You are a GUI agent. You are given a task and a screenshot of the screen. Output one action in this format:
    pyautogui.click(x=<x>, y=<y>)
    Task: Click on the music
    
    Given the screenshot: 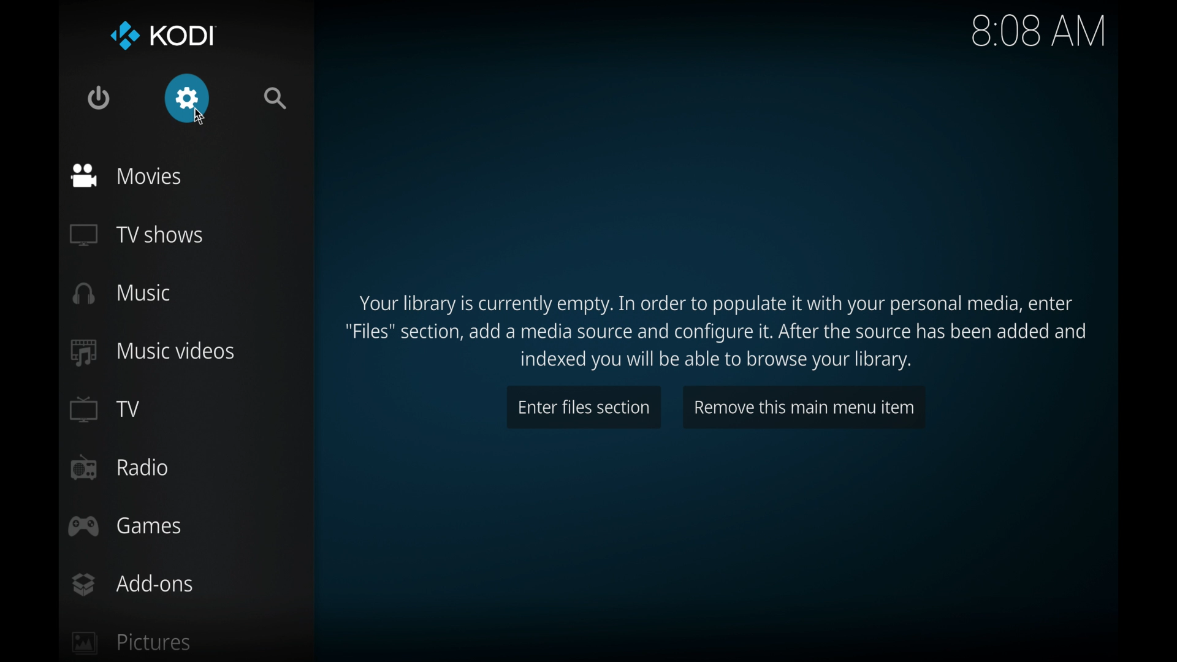 What is the action you would take?
    pyautogui.click(x=121, y=294)
    